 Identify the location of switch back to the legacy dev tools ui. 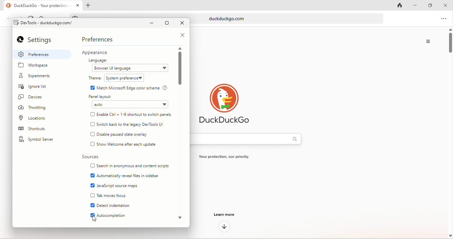
(134, 125).